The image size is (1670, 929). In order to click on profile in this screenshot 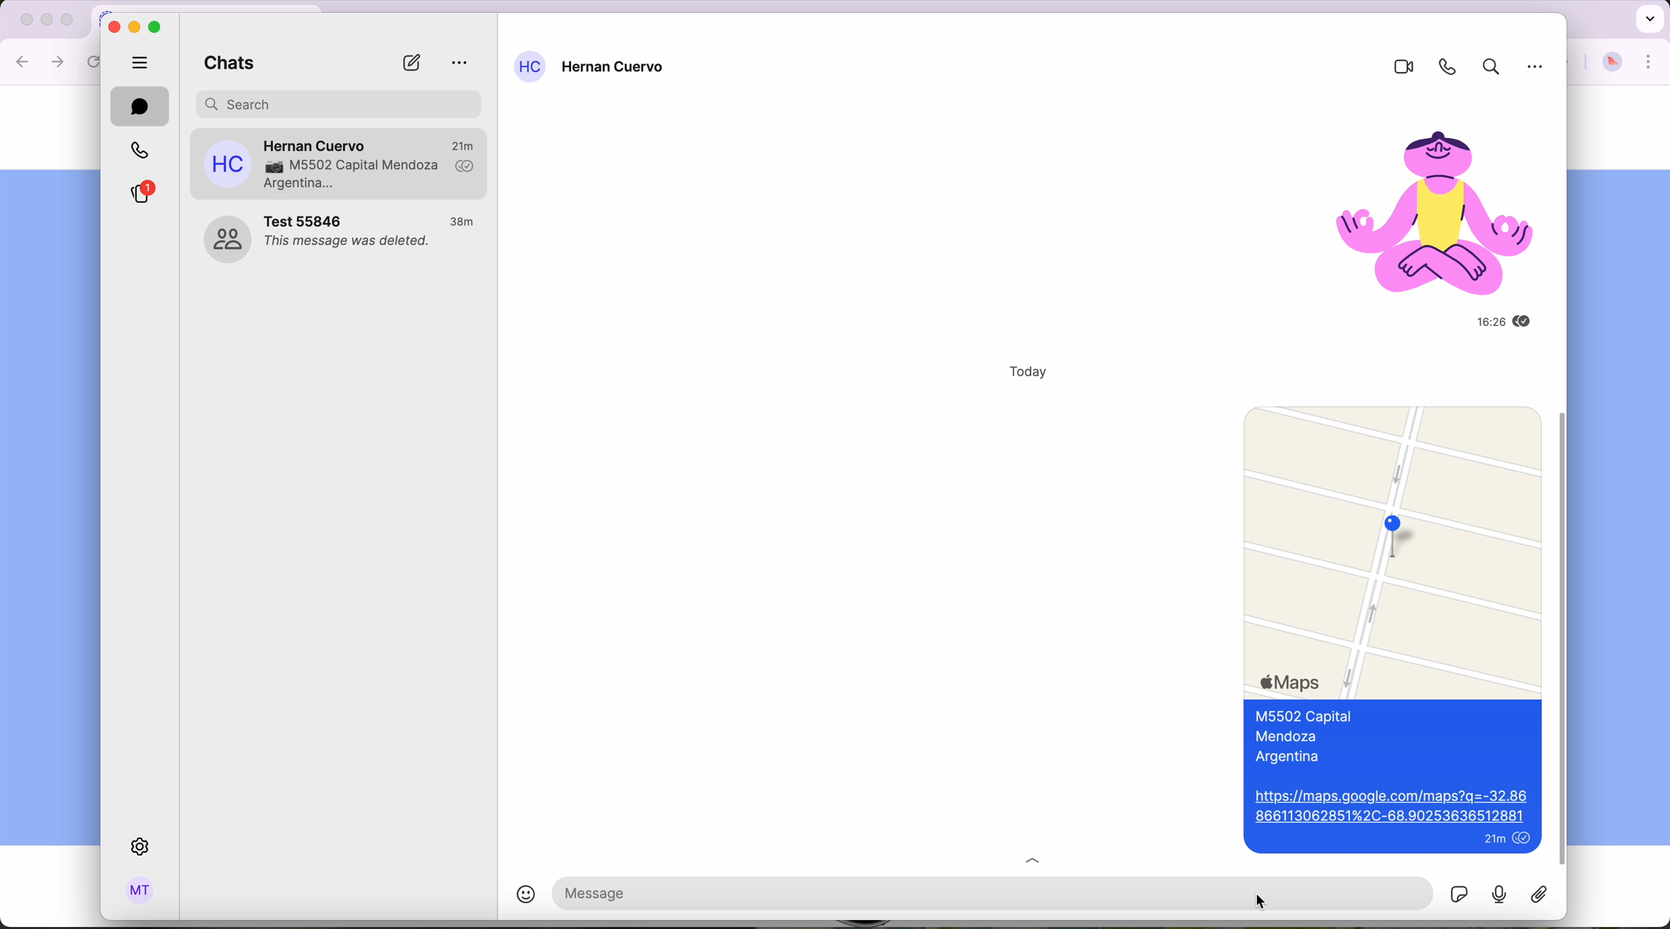, I will do `click(141, 892)`.